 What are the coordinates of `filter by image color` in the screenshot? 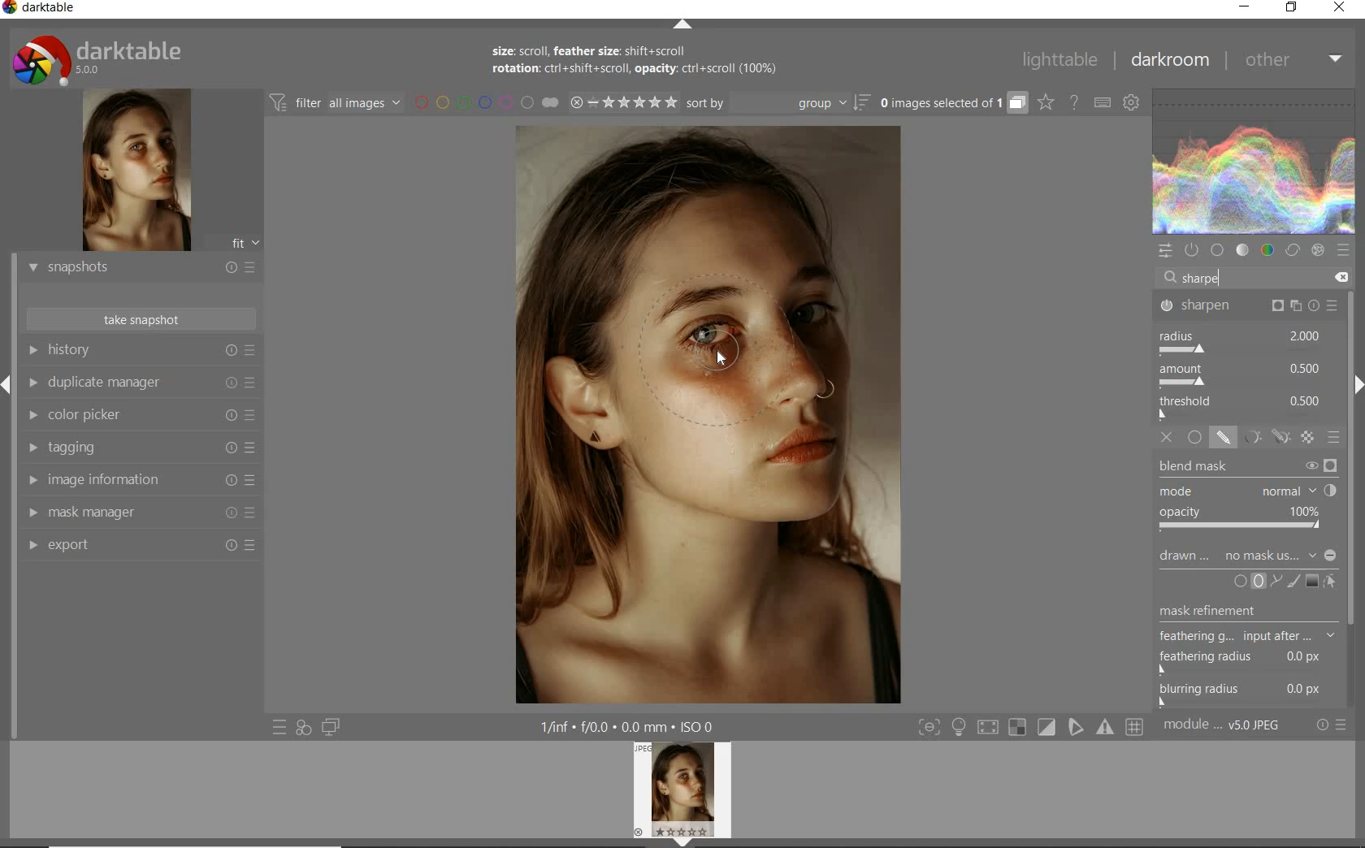 It's located at (486, 104).